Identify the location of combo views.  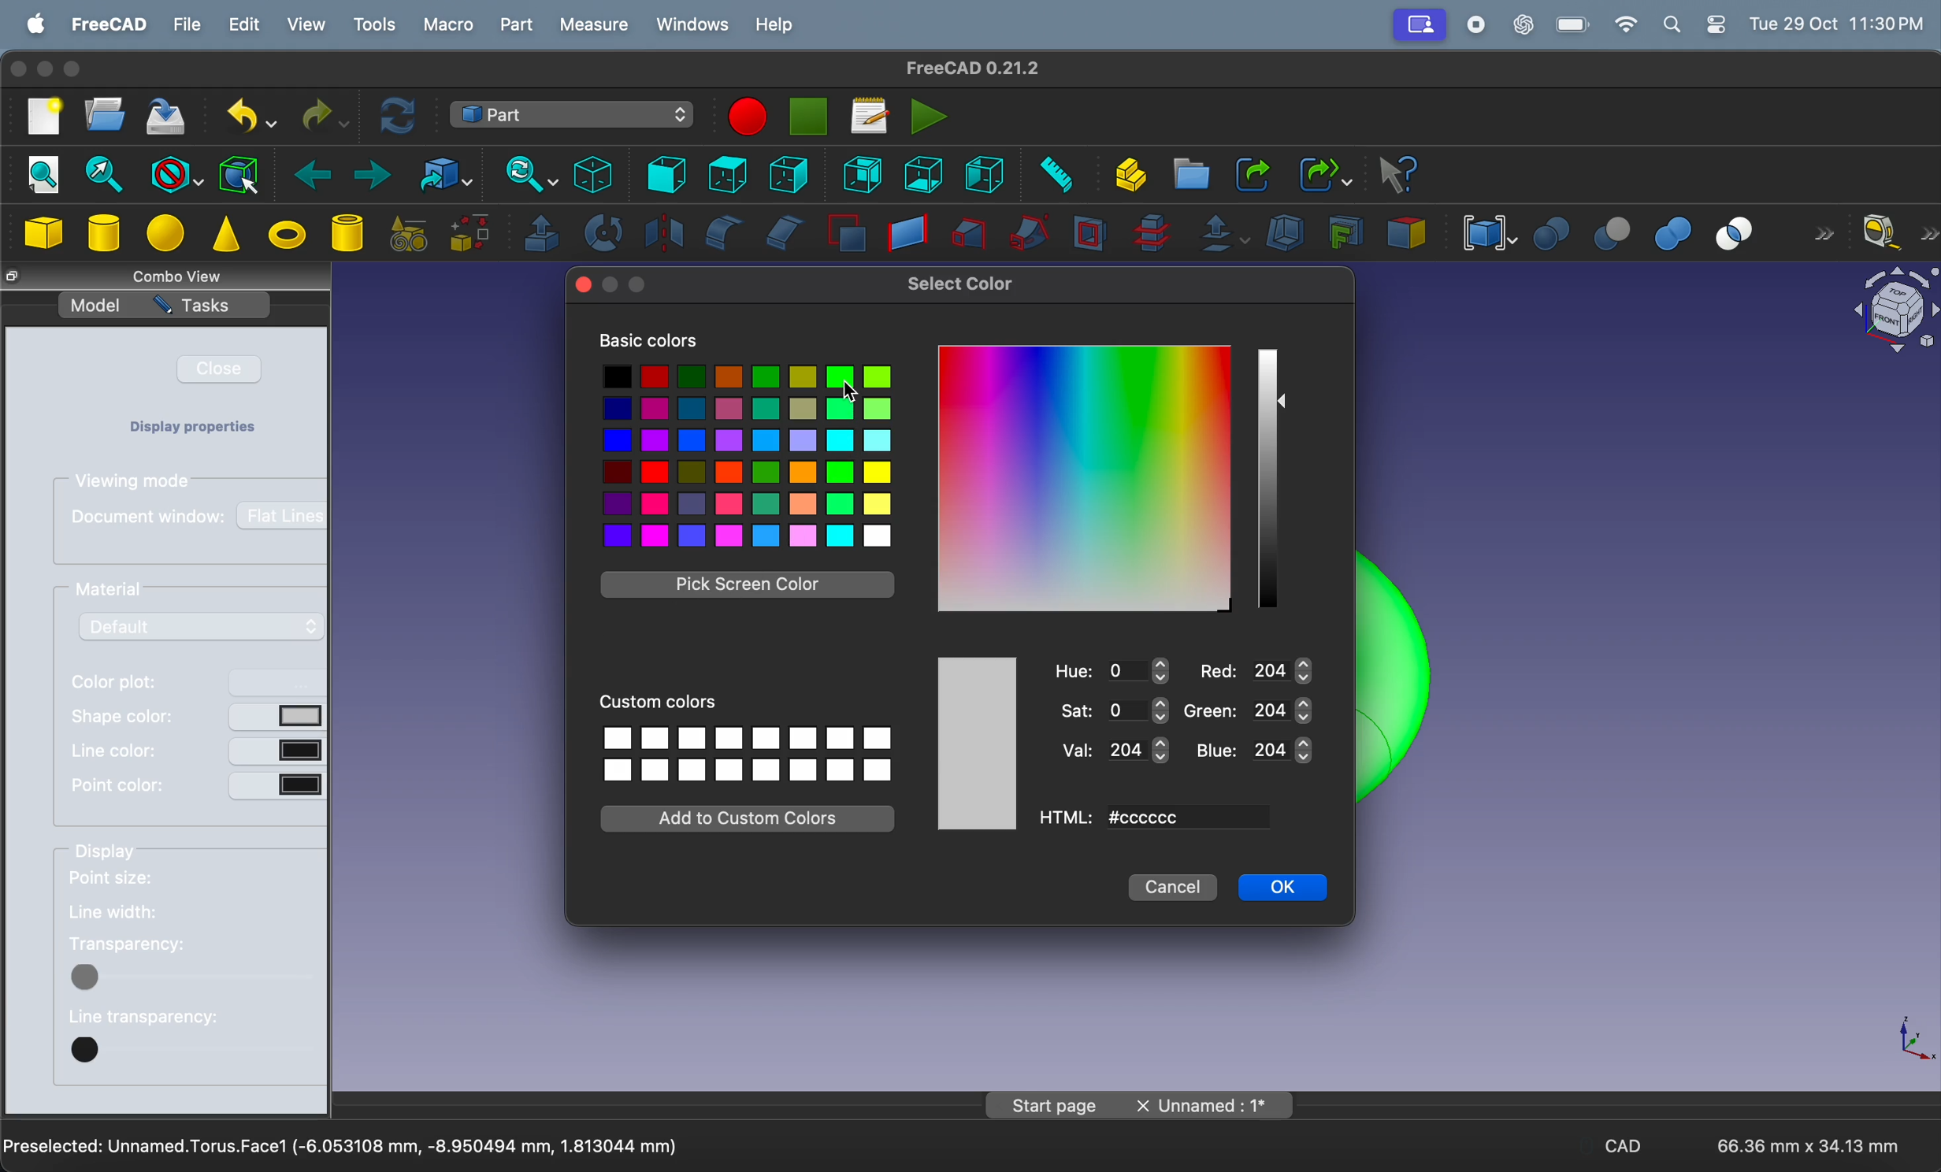
(199, 276).